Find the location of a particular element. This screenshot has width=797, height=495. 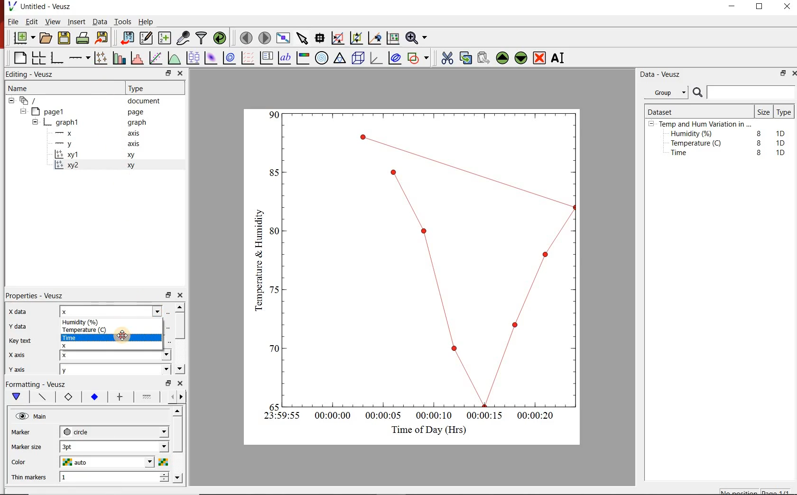

File is located at coordinates (11, 21).